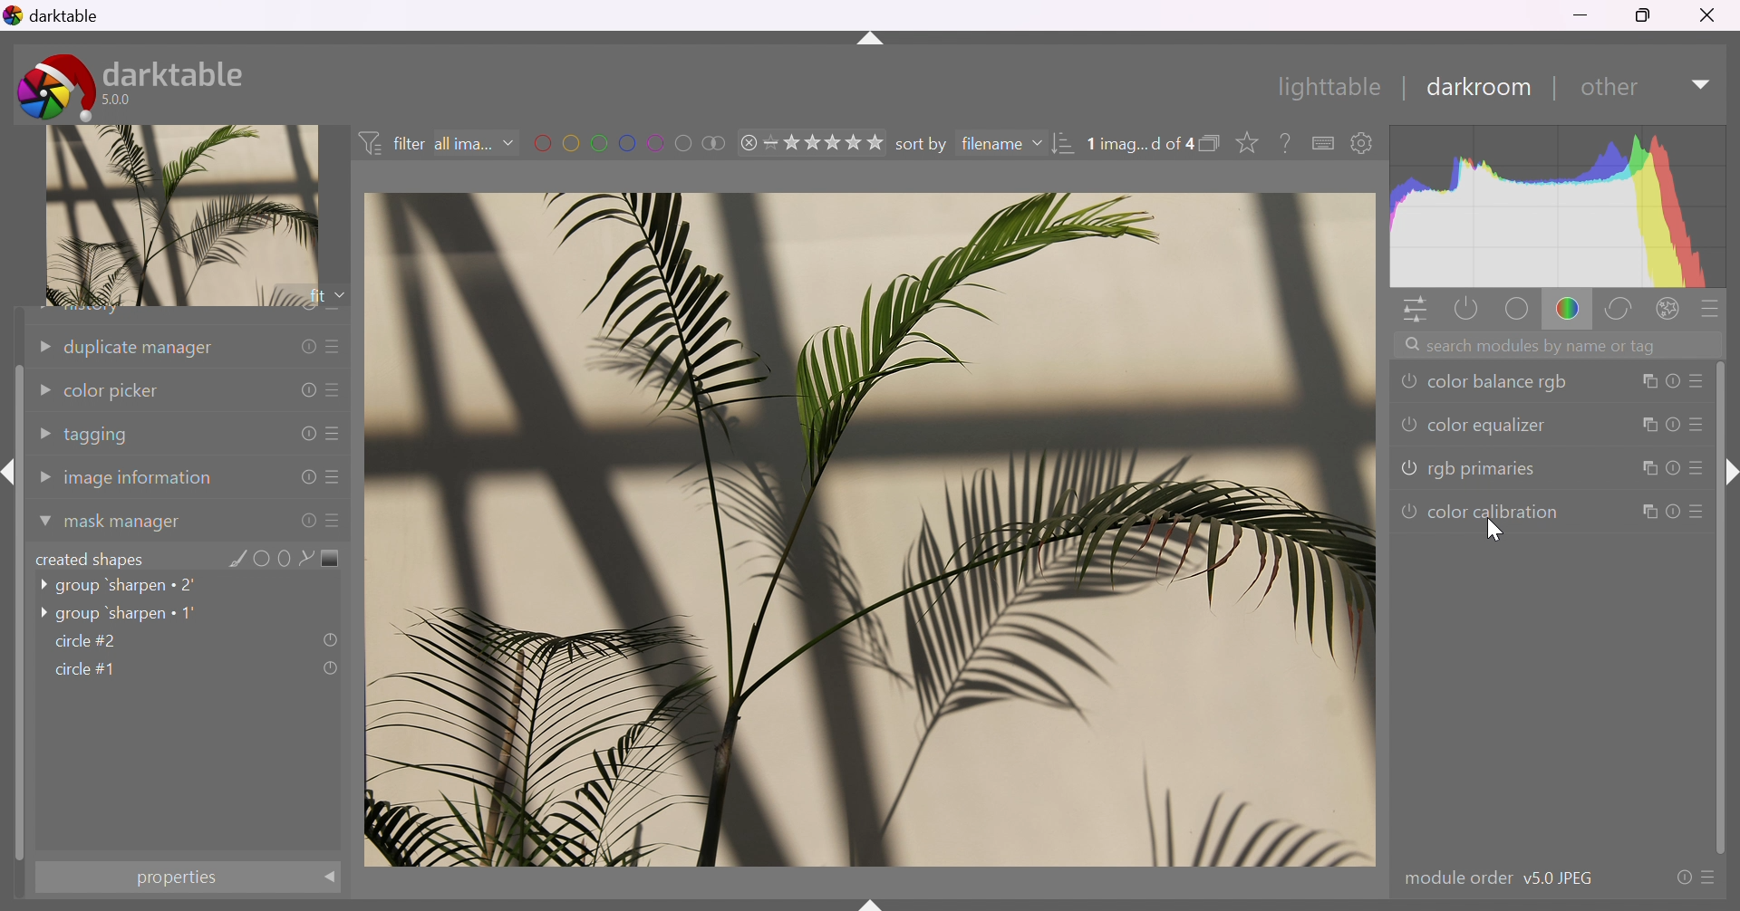  I want to click on darkroom, so click(1478, 90).